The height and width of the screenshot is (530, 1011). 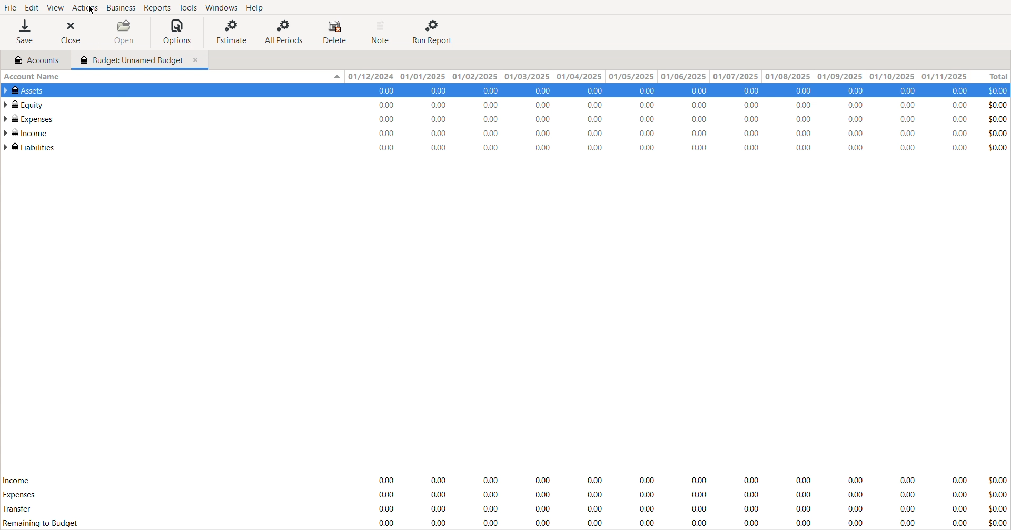 What do you see at coordinates (25, 32) in the screenshot?
I see `Save` at bounding box center [25, 32].